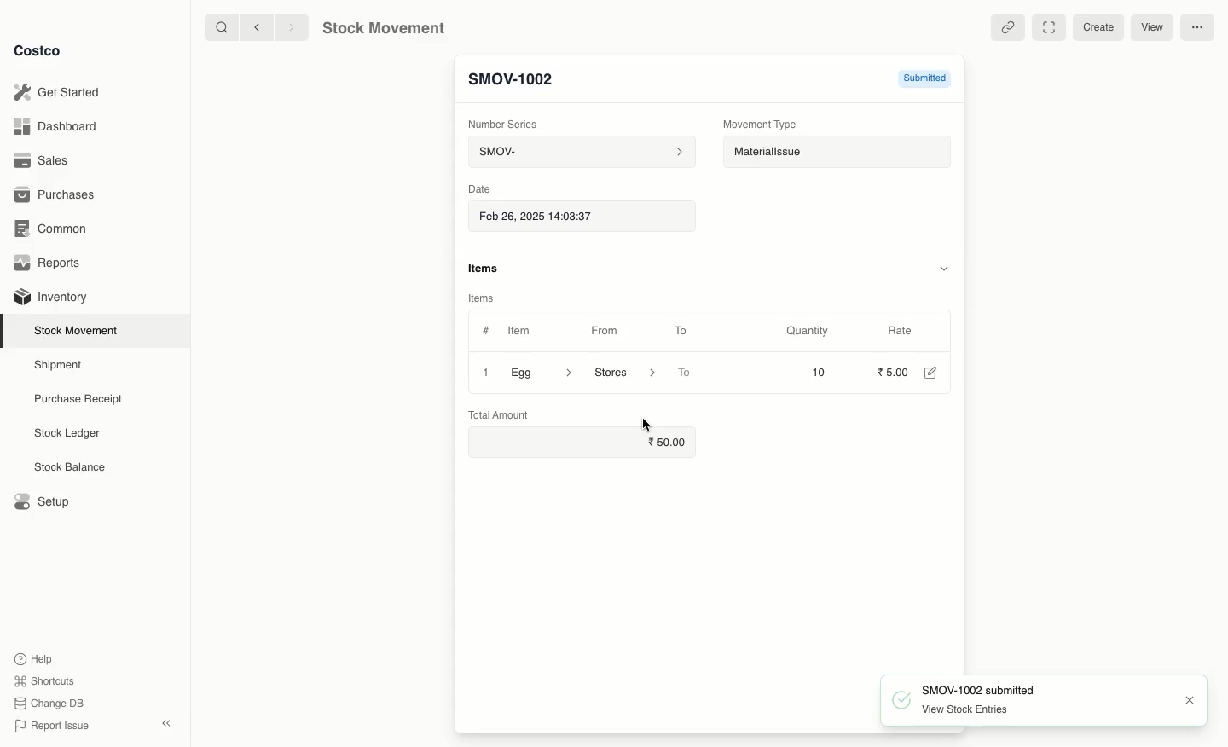  I want to click on To, so click(686, 373).